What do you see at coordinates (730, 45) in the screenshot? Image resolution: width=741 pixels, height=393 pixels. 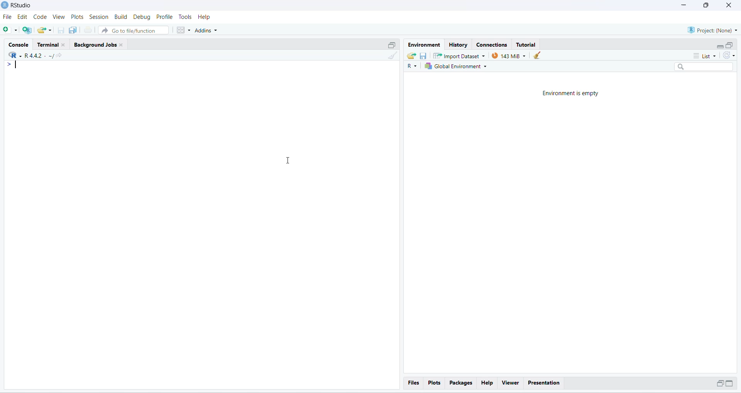 I see `open in separate window` at bounding box center [730, 45].